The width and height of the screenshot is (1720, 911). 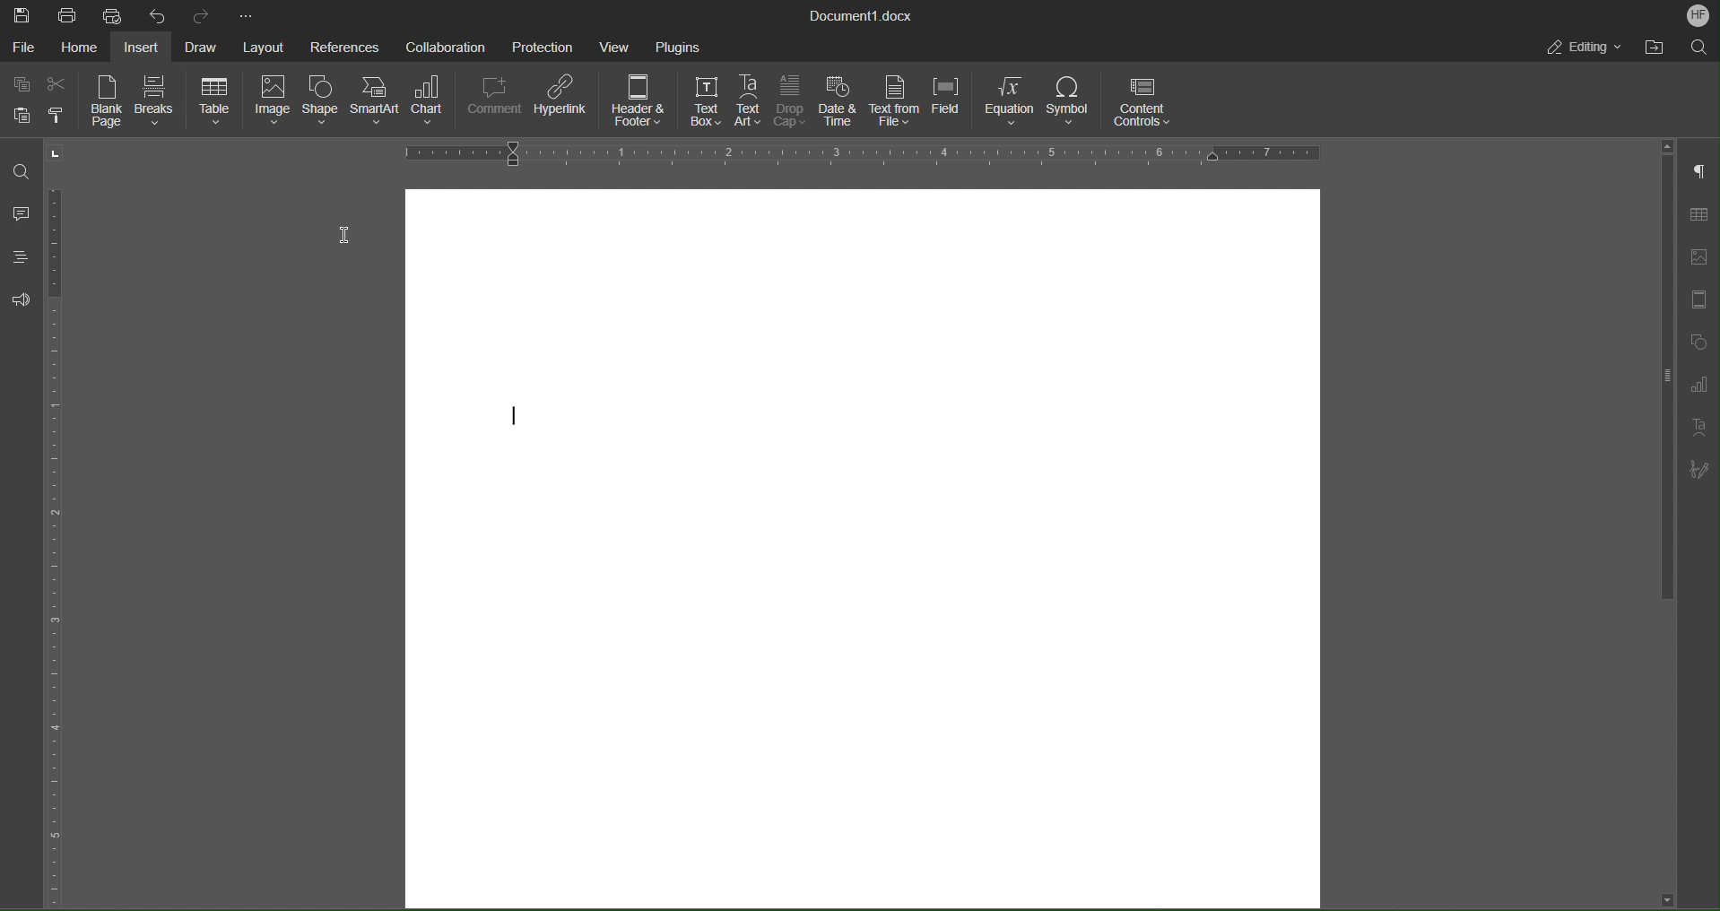 What do you see at coordinates (1069, 102) in the screenshot?
I see `Symbol` at bounding box center [1069, 102].